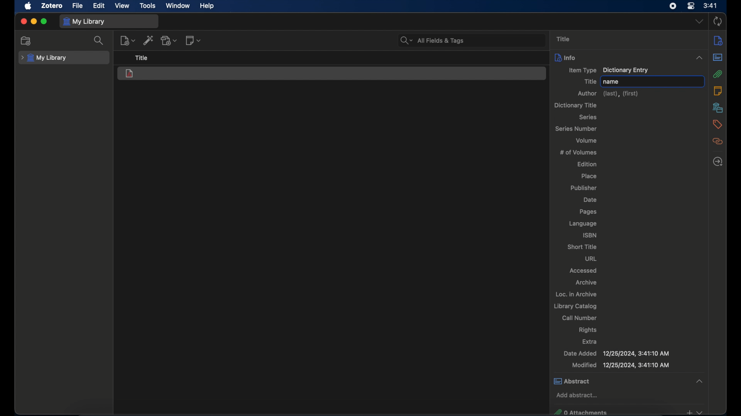 The height and width of the screenshot is (416, 741). Describe the element at coordinates (718, 124) in the screenshot. I see `tags` at that location.